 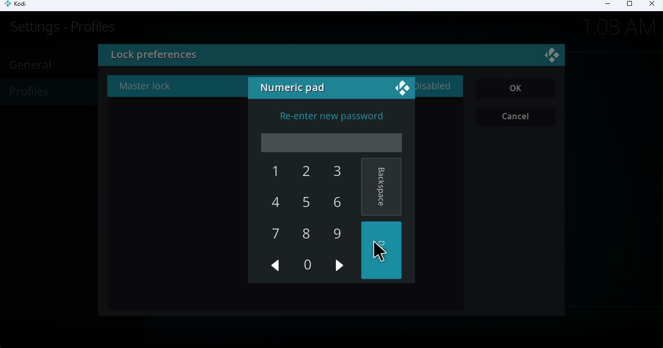 What do you see at coordinates (516, 89) in the screenshot?
I see `OK` at bounding box center [516, 89].